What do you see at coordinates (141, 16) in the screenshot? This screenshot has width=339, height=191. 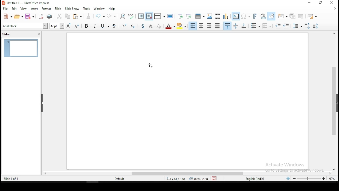 I see `display grid` at bounding box center [141, 16].